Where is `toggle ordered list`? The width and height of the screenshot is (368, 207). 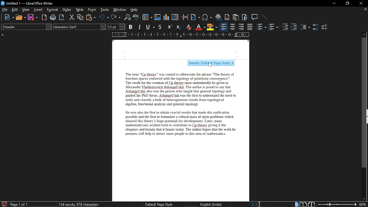
toggle ordered list is located at coordinates (261, 27).